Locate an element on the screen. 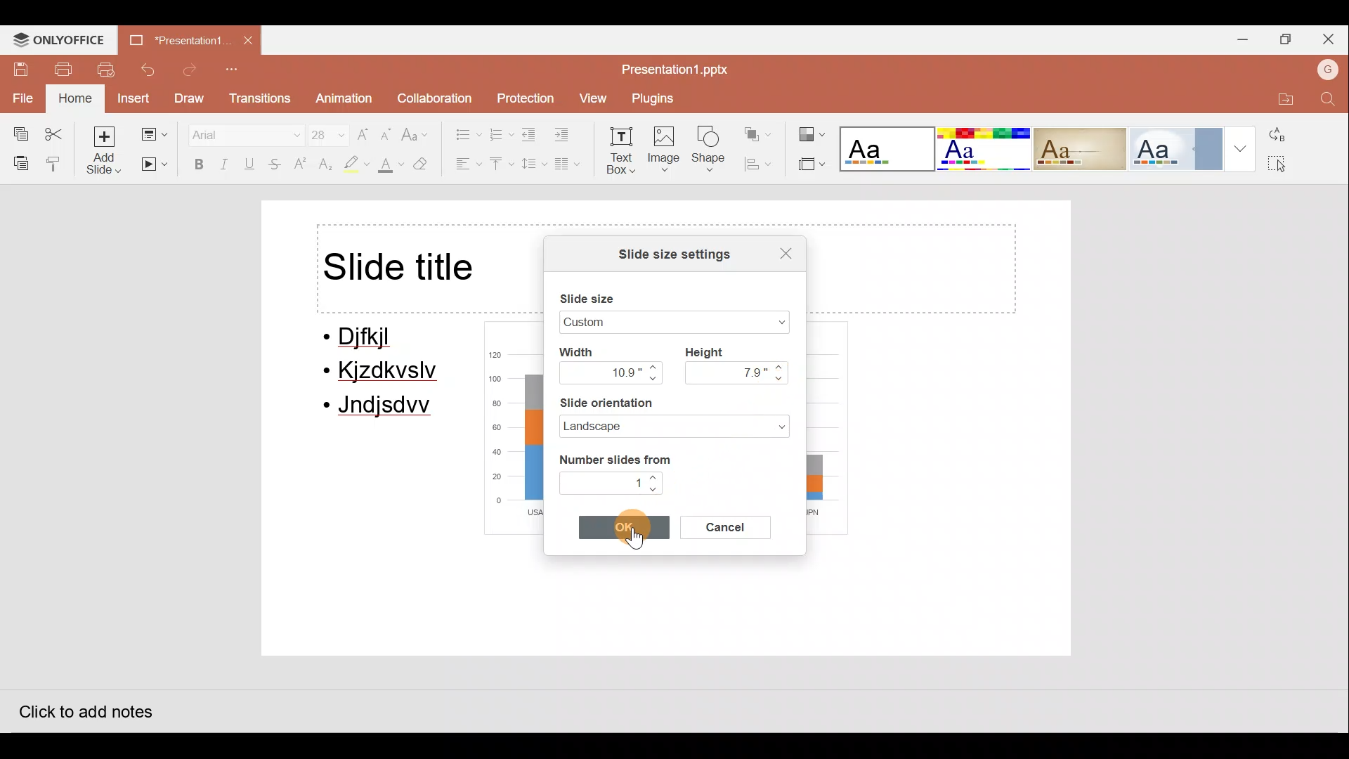 The width and height of the screenshot is (1349, 759). Increase indent is located at coordinates (571, 135).